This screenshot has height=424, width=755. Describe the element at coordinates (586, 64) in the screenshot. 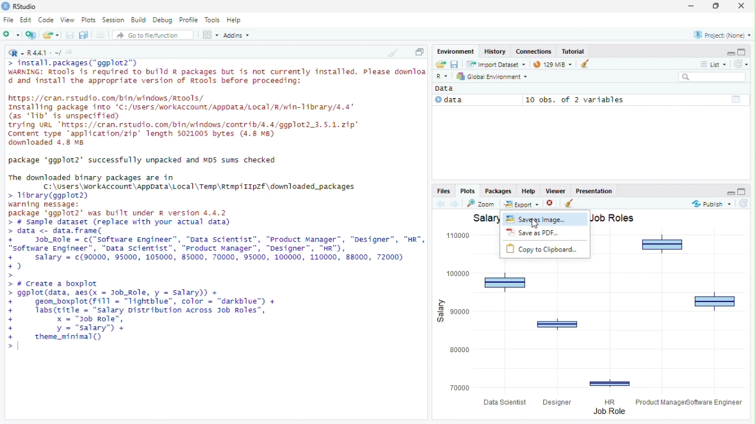

I see `Clear objects from the workspace` at that location.